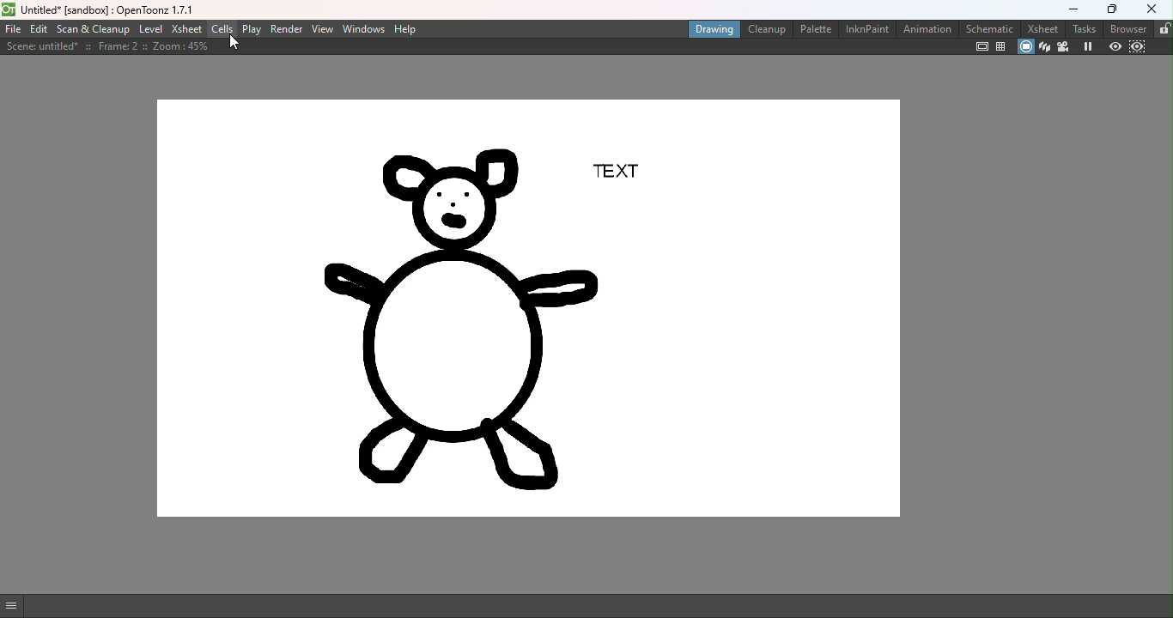 The image size is (1173, 618). What do you see at coordinates (1162, 28) in the screenshot?
I see `lock rooms tab` at bounding box center [1162, 28].